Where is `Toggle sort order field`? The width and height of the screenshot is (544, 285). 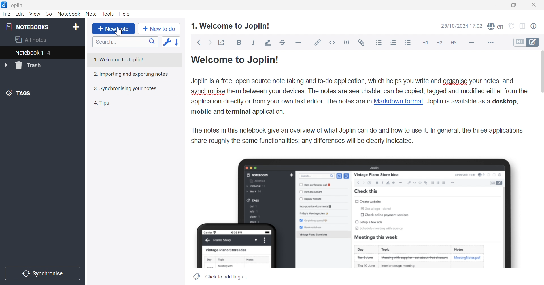 Toggle sort order field is located at coordinates (166, 42).